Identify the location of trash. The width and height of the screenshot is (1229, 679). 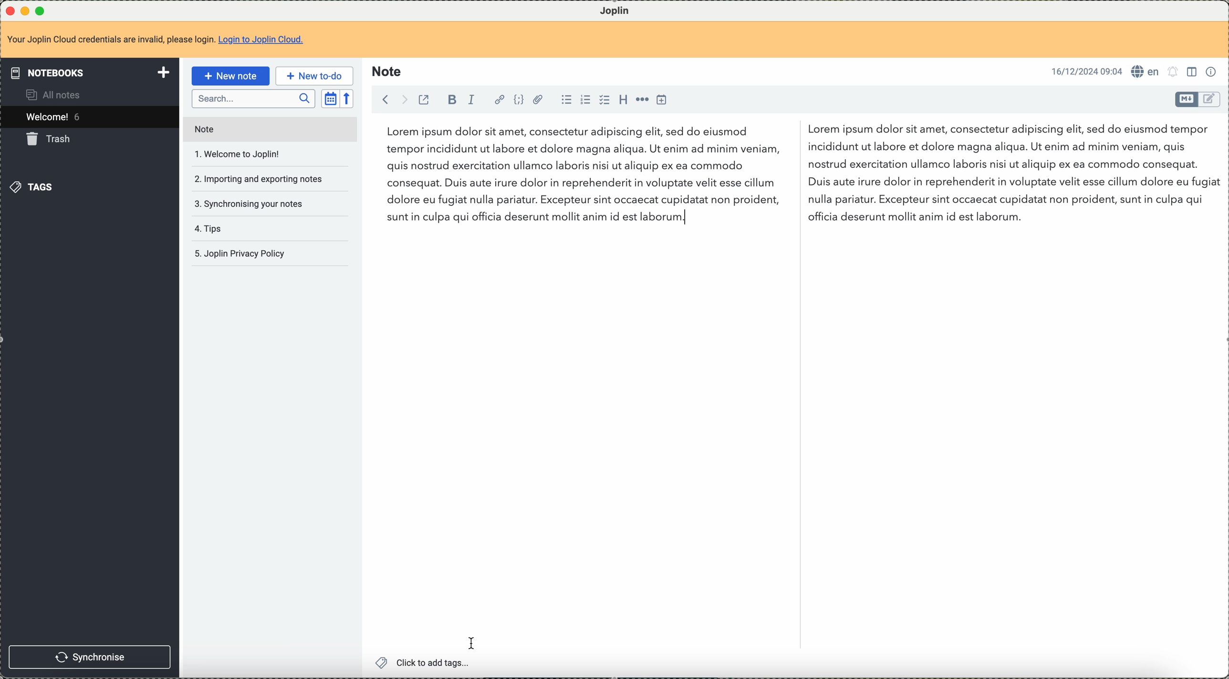
(52, 141).